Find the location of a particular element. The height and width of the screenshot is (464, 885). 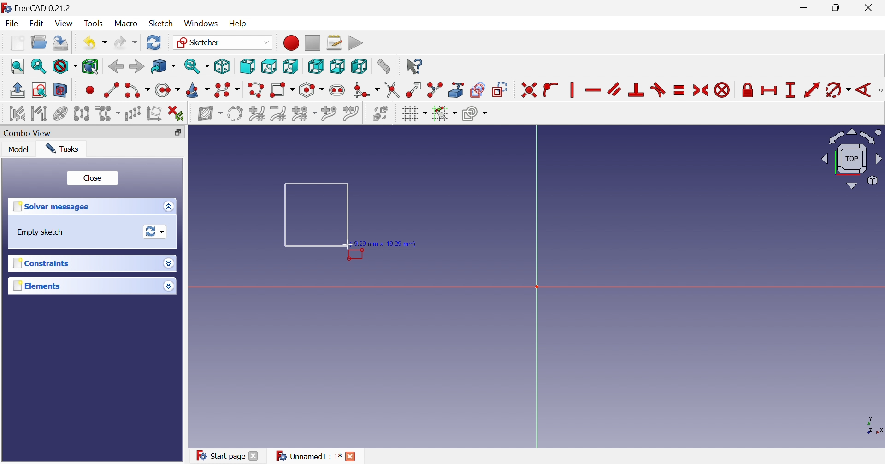

Sketch is located at coordinates (161, 24).